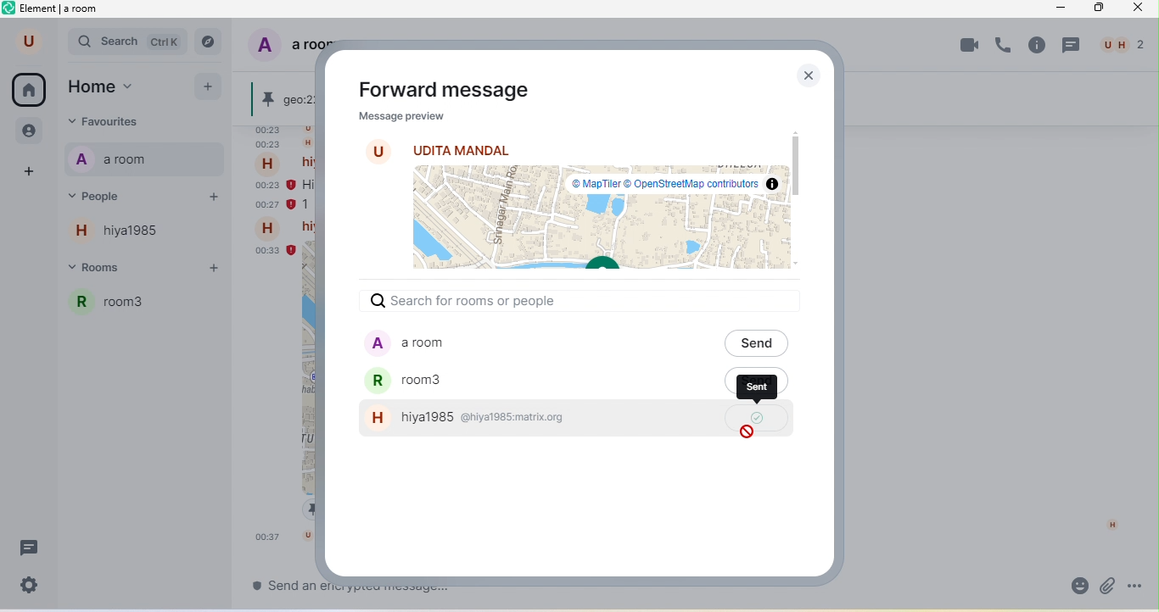  Describe the element at coordinates (1005, 47) in the screenshot. I see `voice call` at that location.